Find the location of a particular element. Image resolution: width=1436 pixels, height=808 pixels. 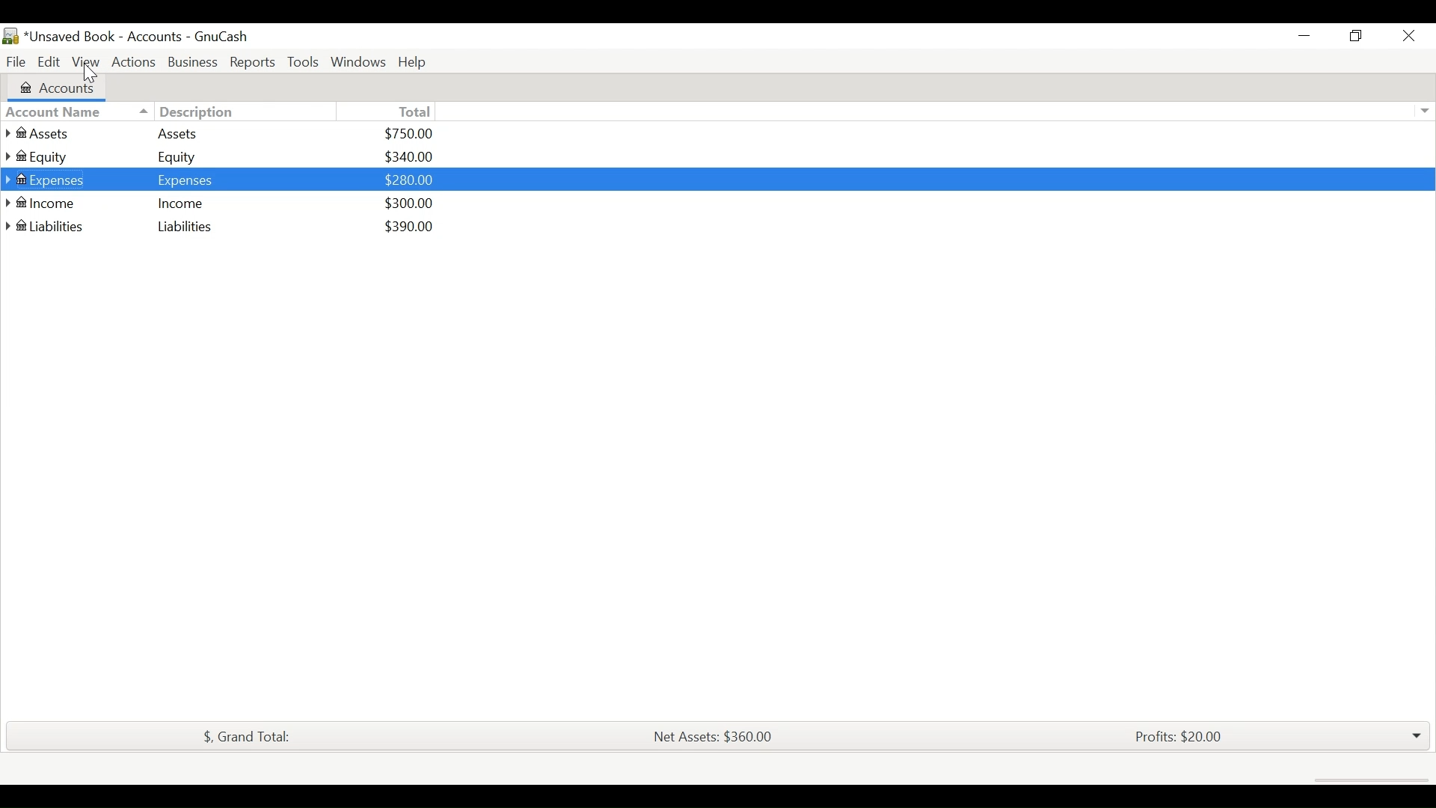

maximize is located at coordinates (1354, 38).